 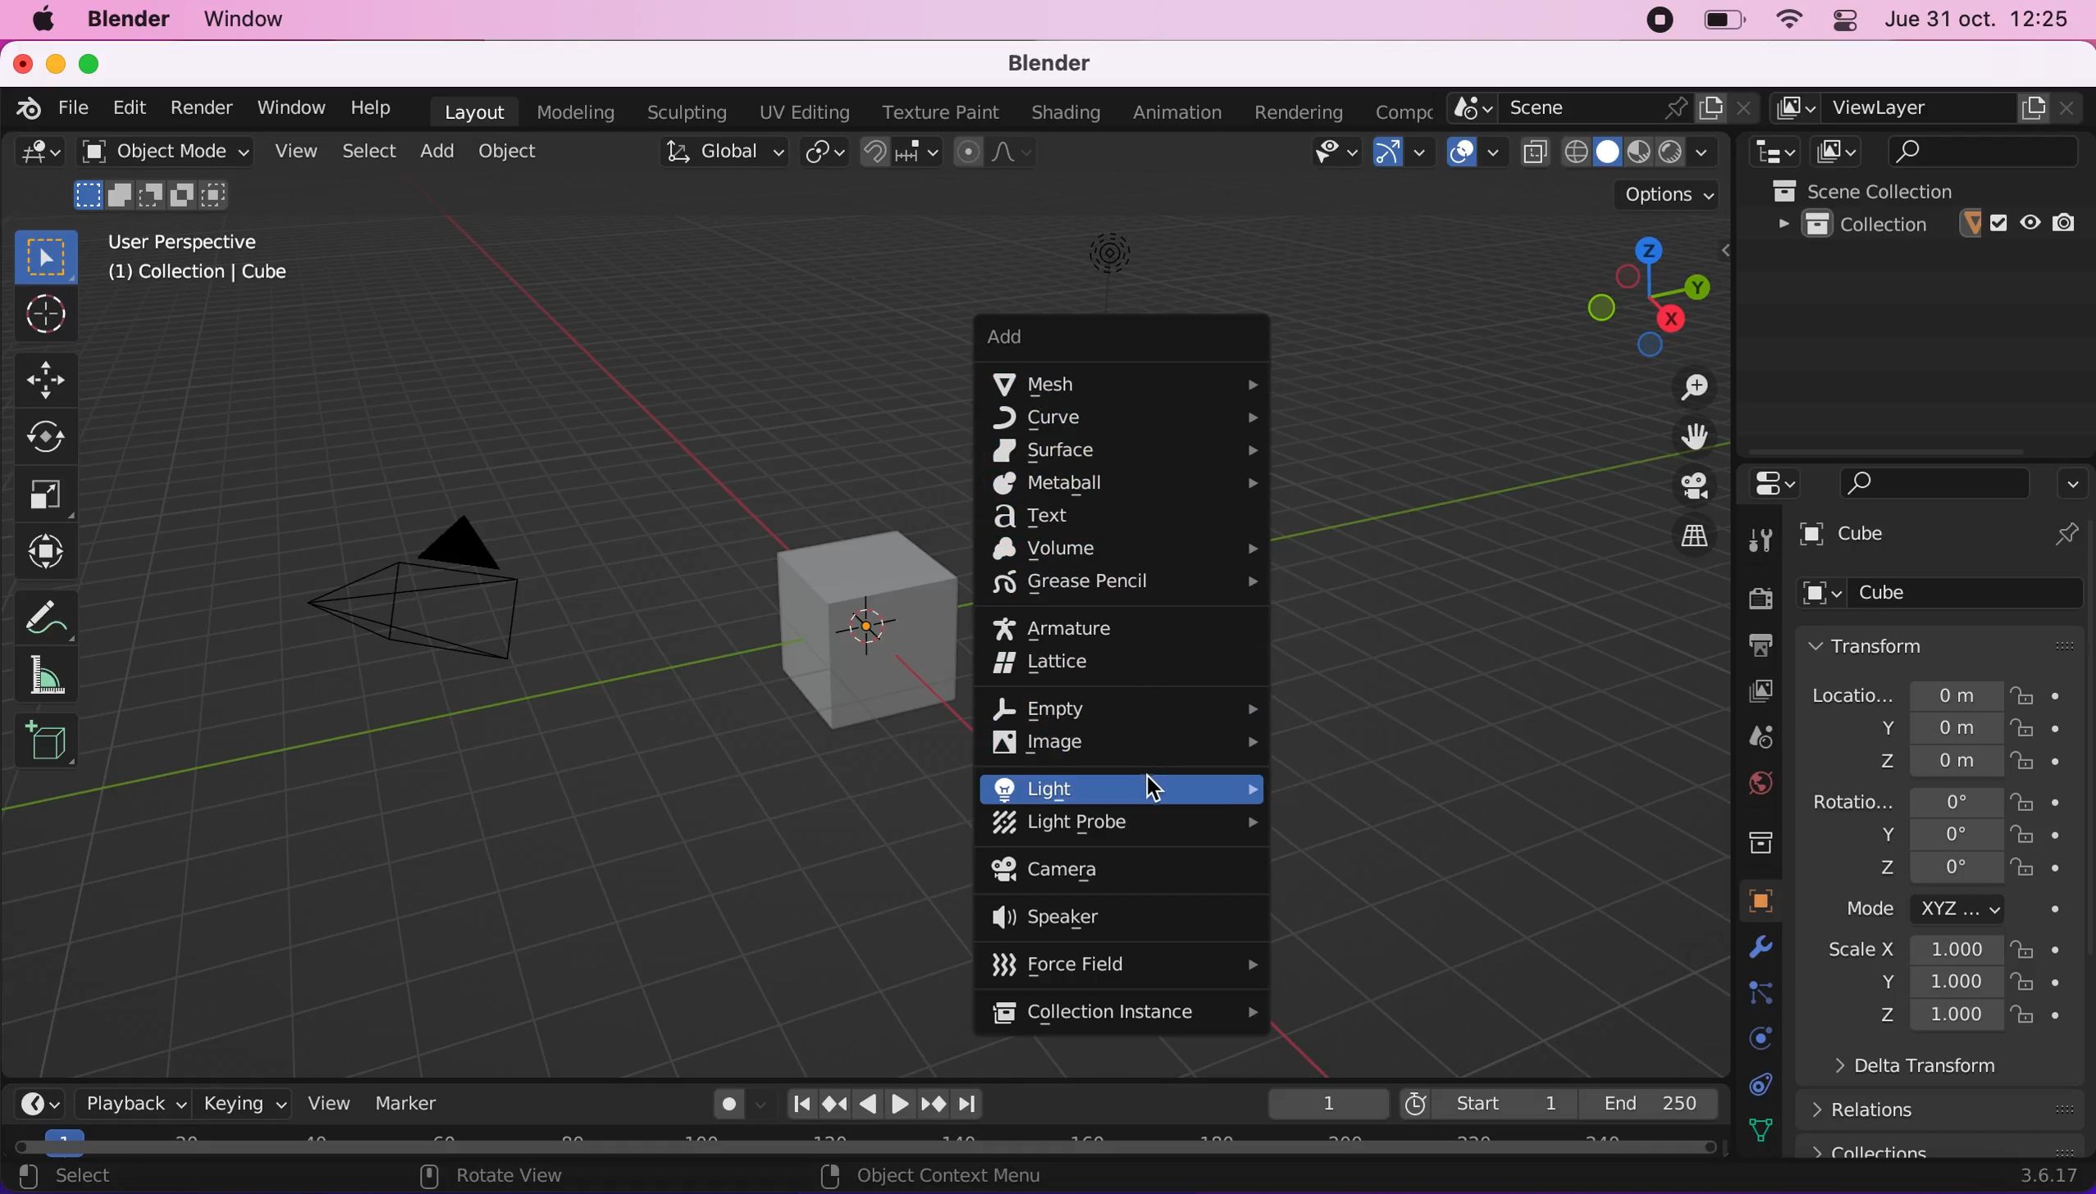 What do you see at coordinates (1747, 948) in the screenshot?
I see `modifiers` at bounding box center [1747, 948].